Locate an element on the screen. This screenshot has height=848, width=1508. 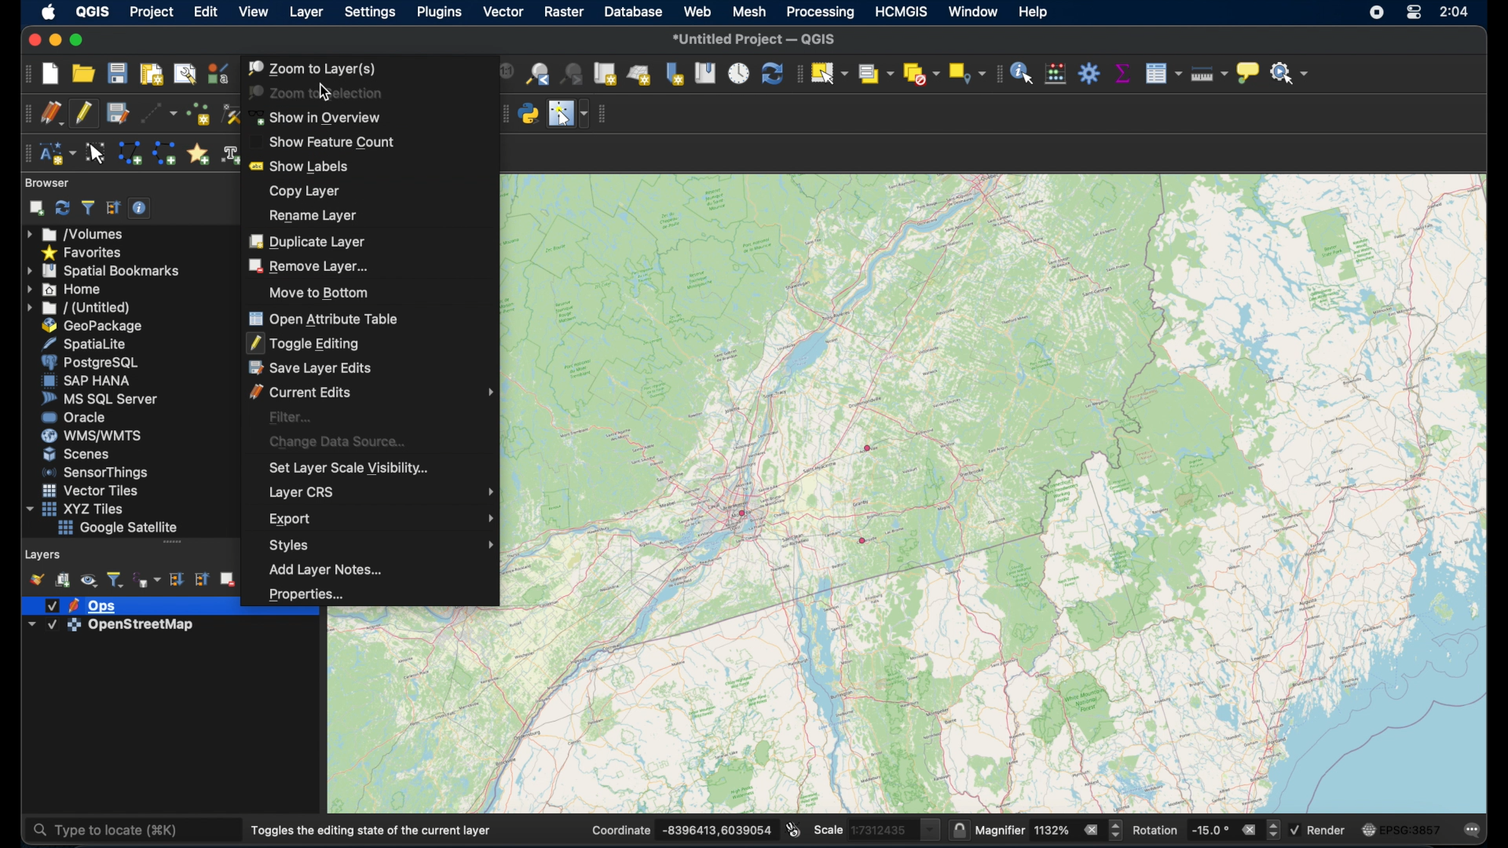
copy layer is located at coordinates (301, 192).